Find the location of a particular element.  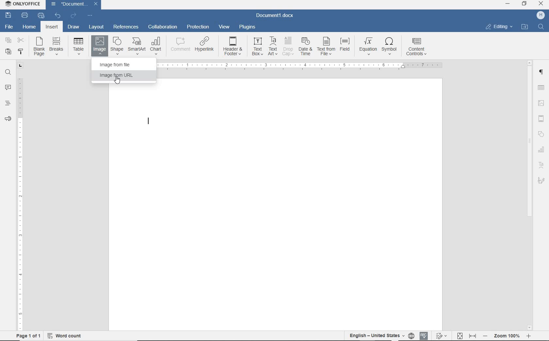

TextArt is located at coordinates (542, 164).